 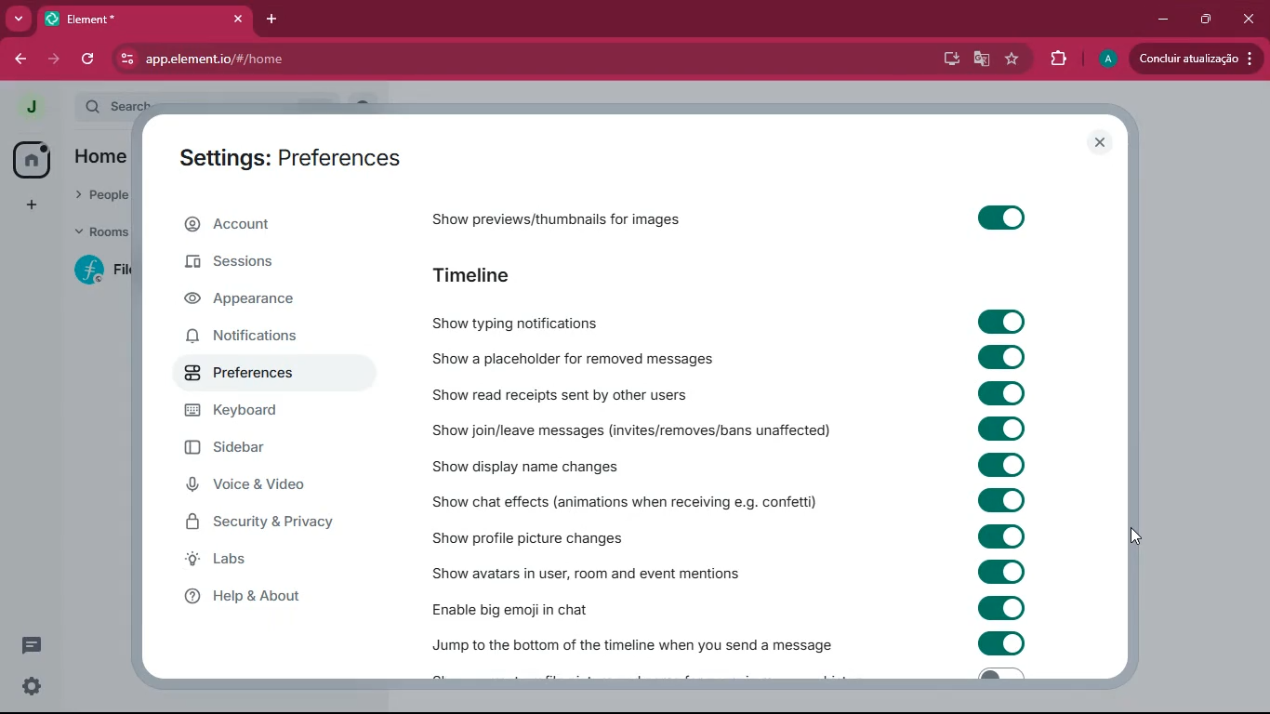 I want to click on conversation, so click(x=32, y=644).